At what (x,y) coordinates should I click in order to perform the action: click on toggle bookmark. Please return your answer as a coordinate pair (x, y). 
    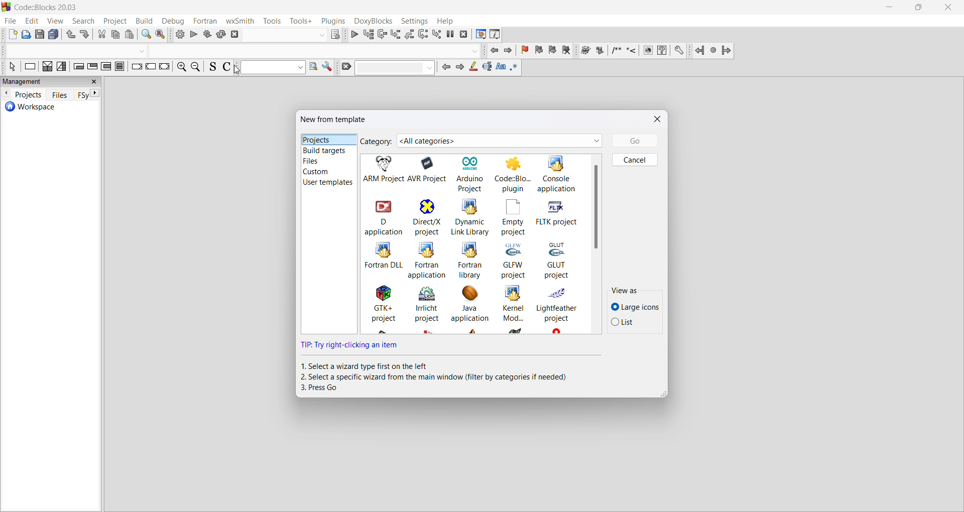
    Looking at the image, I should click on (525, 52).